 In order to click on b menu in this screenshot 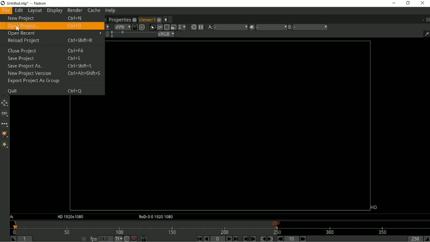, I will do `click(311, 27)`.